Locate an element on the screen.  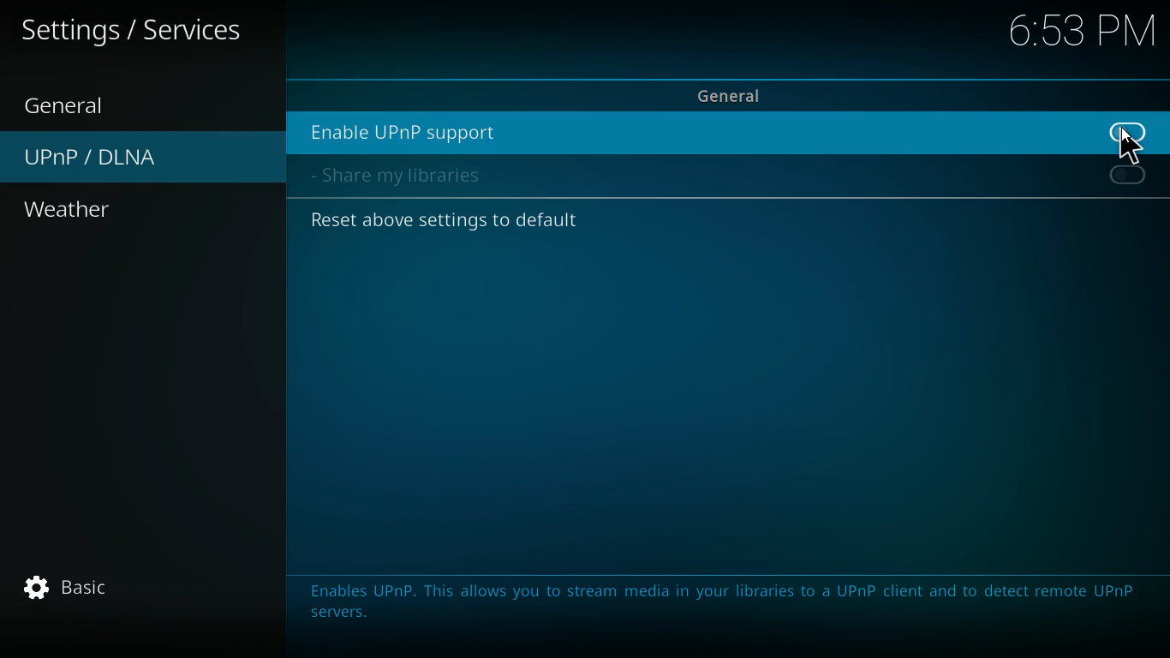
off is located at coordinates (1125, 176).